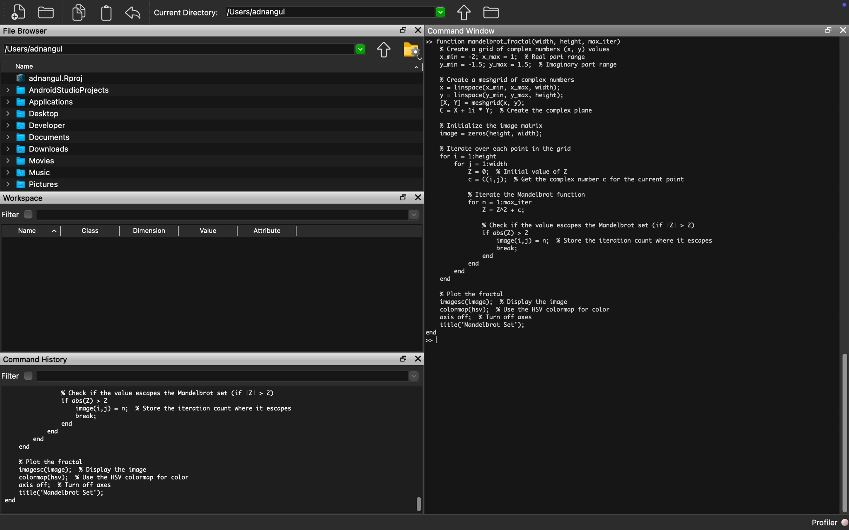  Describe the element at coordinates (28, 215) in the screenshot. I see `Checkbox` at that location.